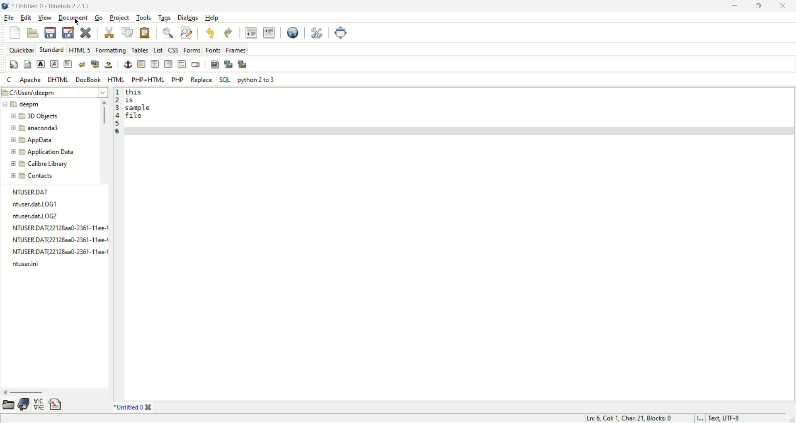  Describe the element at coordinates (95, 63) in the screenshot. I see `break and clear` at that location.